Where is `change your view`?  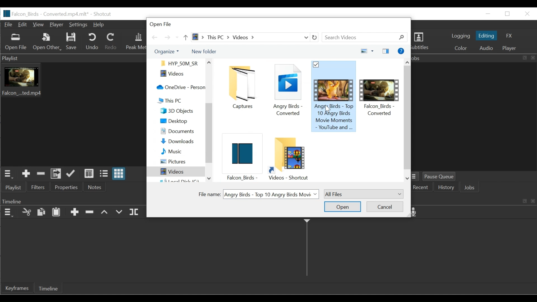 change your view is located at coordinates (362, 51).